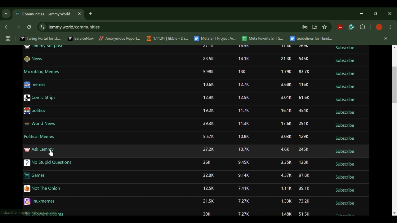  What do you see at coordinates (303, 188) in the screenshot?
I see `39.1K` at bounding box center [303, 188].